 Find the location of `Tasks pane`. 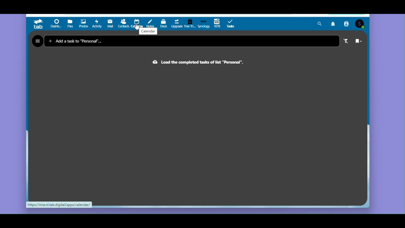

Tasks pane is located at coordinates (197, 135).